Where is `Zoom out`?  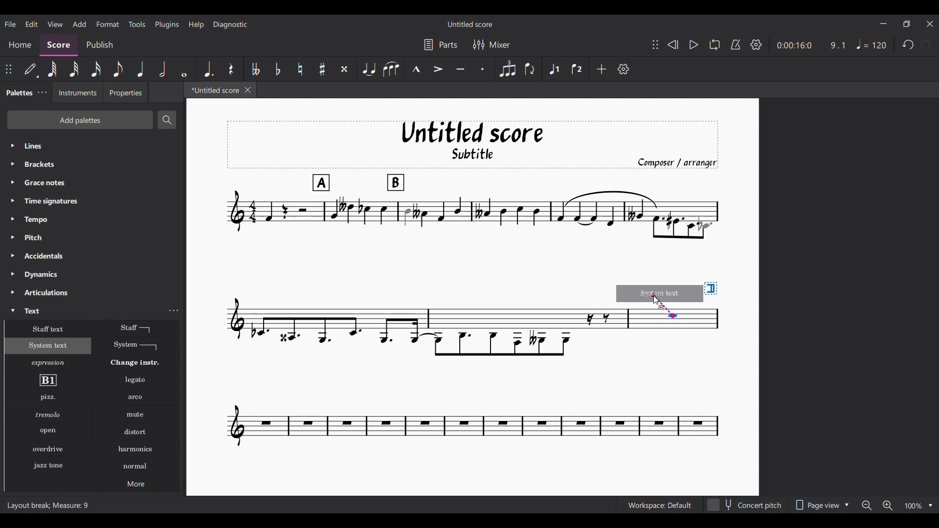
Zoom out is located at coordinates (867, 505).